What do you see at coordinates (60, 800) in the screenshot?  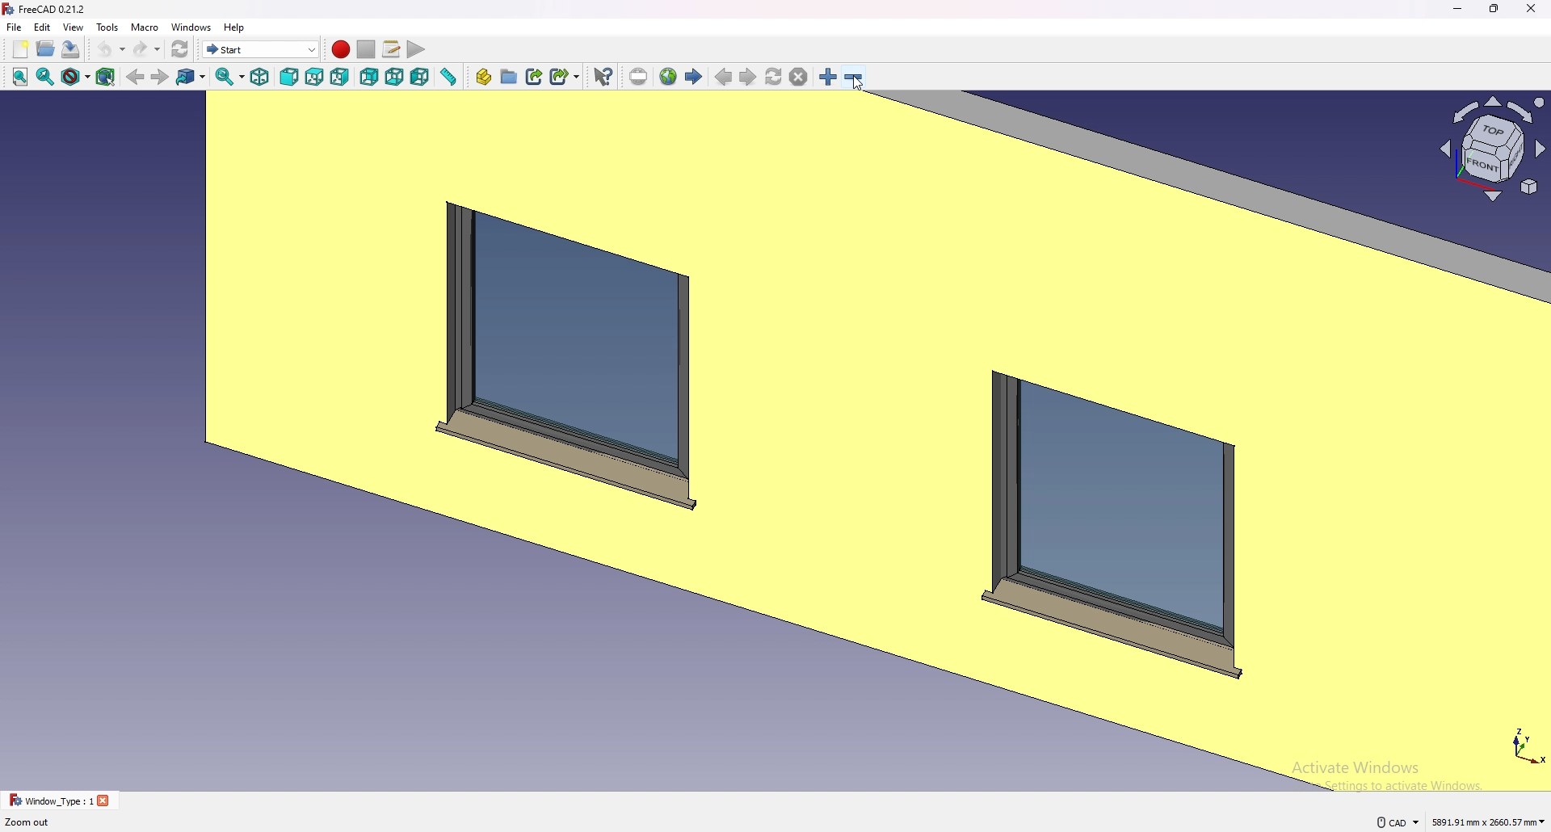 I see `tab 1` at bounding box center [60, 800].